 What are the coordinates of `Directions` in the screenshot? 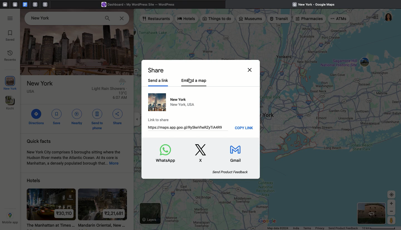 It's located at (37, 116).